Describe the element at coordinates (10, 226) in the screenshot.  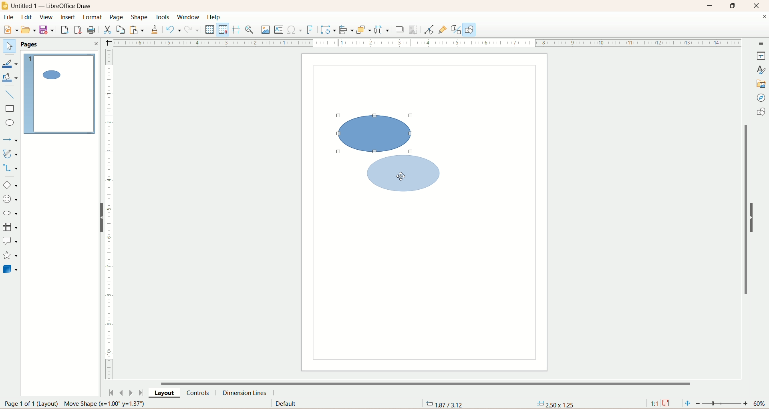
I see `flowchart` at that location.